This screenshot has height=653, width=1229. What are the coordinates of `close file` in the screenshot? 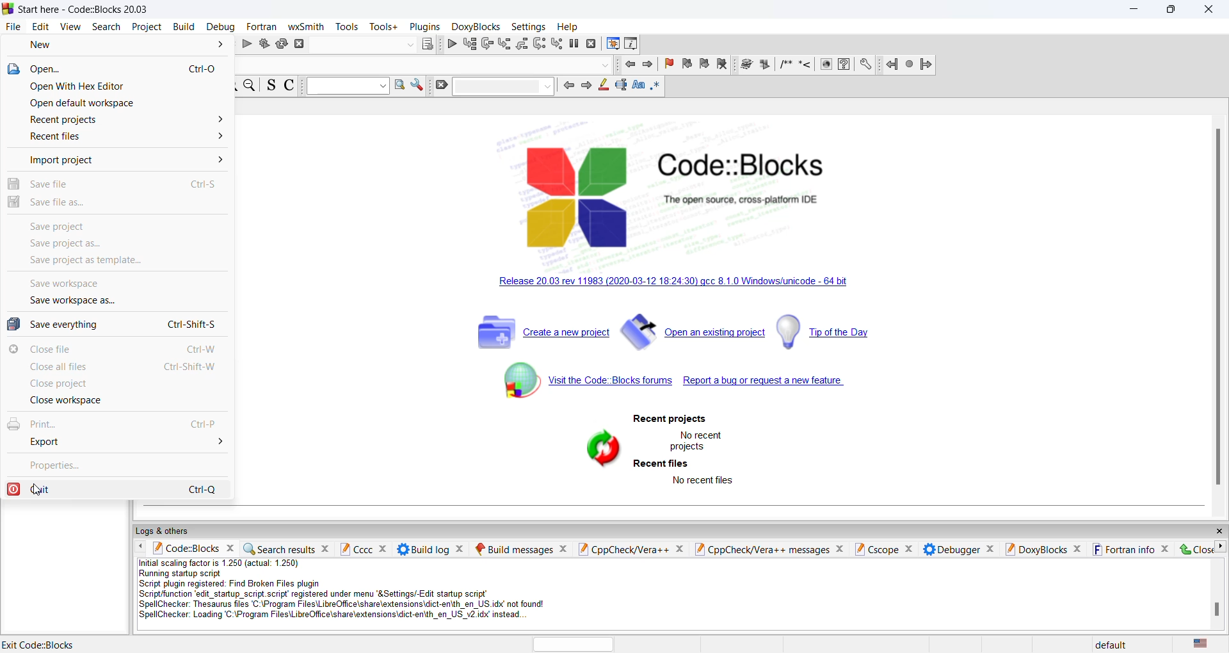 It's located at (116, 351).